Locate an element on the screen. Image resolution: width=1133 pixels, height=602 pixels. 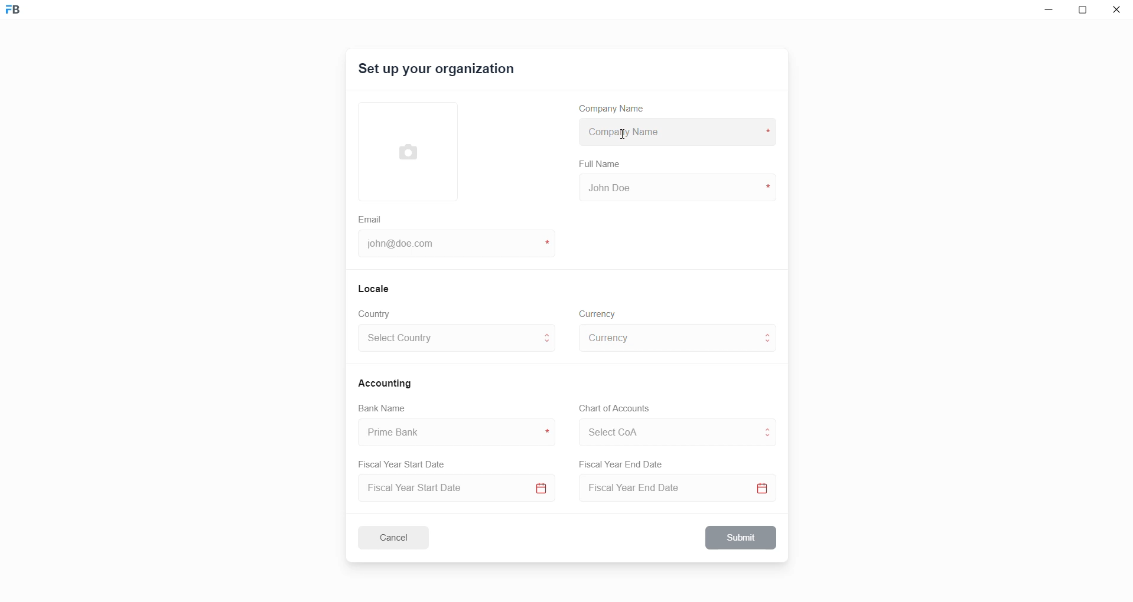
Submit  is located at coordinates (742, 538).